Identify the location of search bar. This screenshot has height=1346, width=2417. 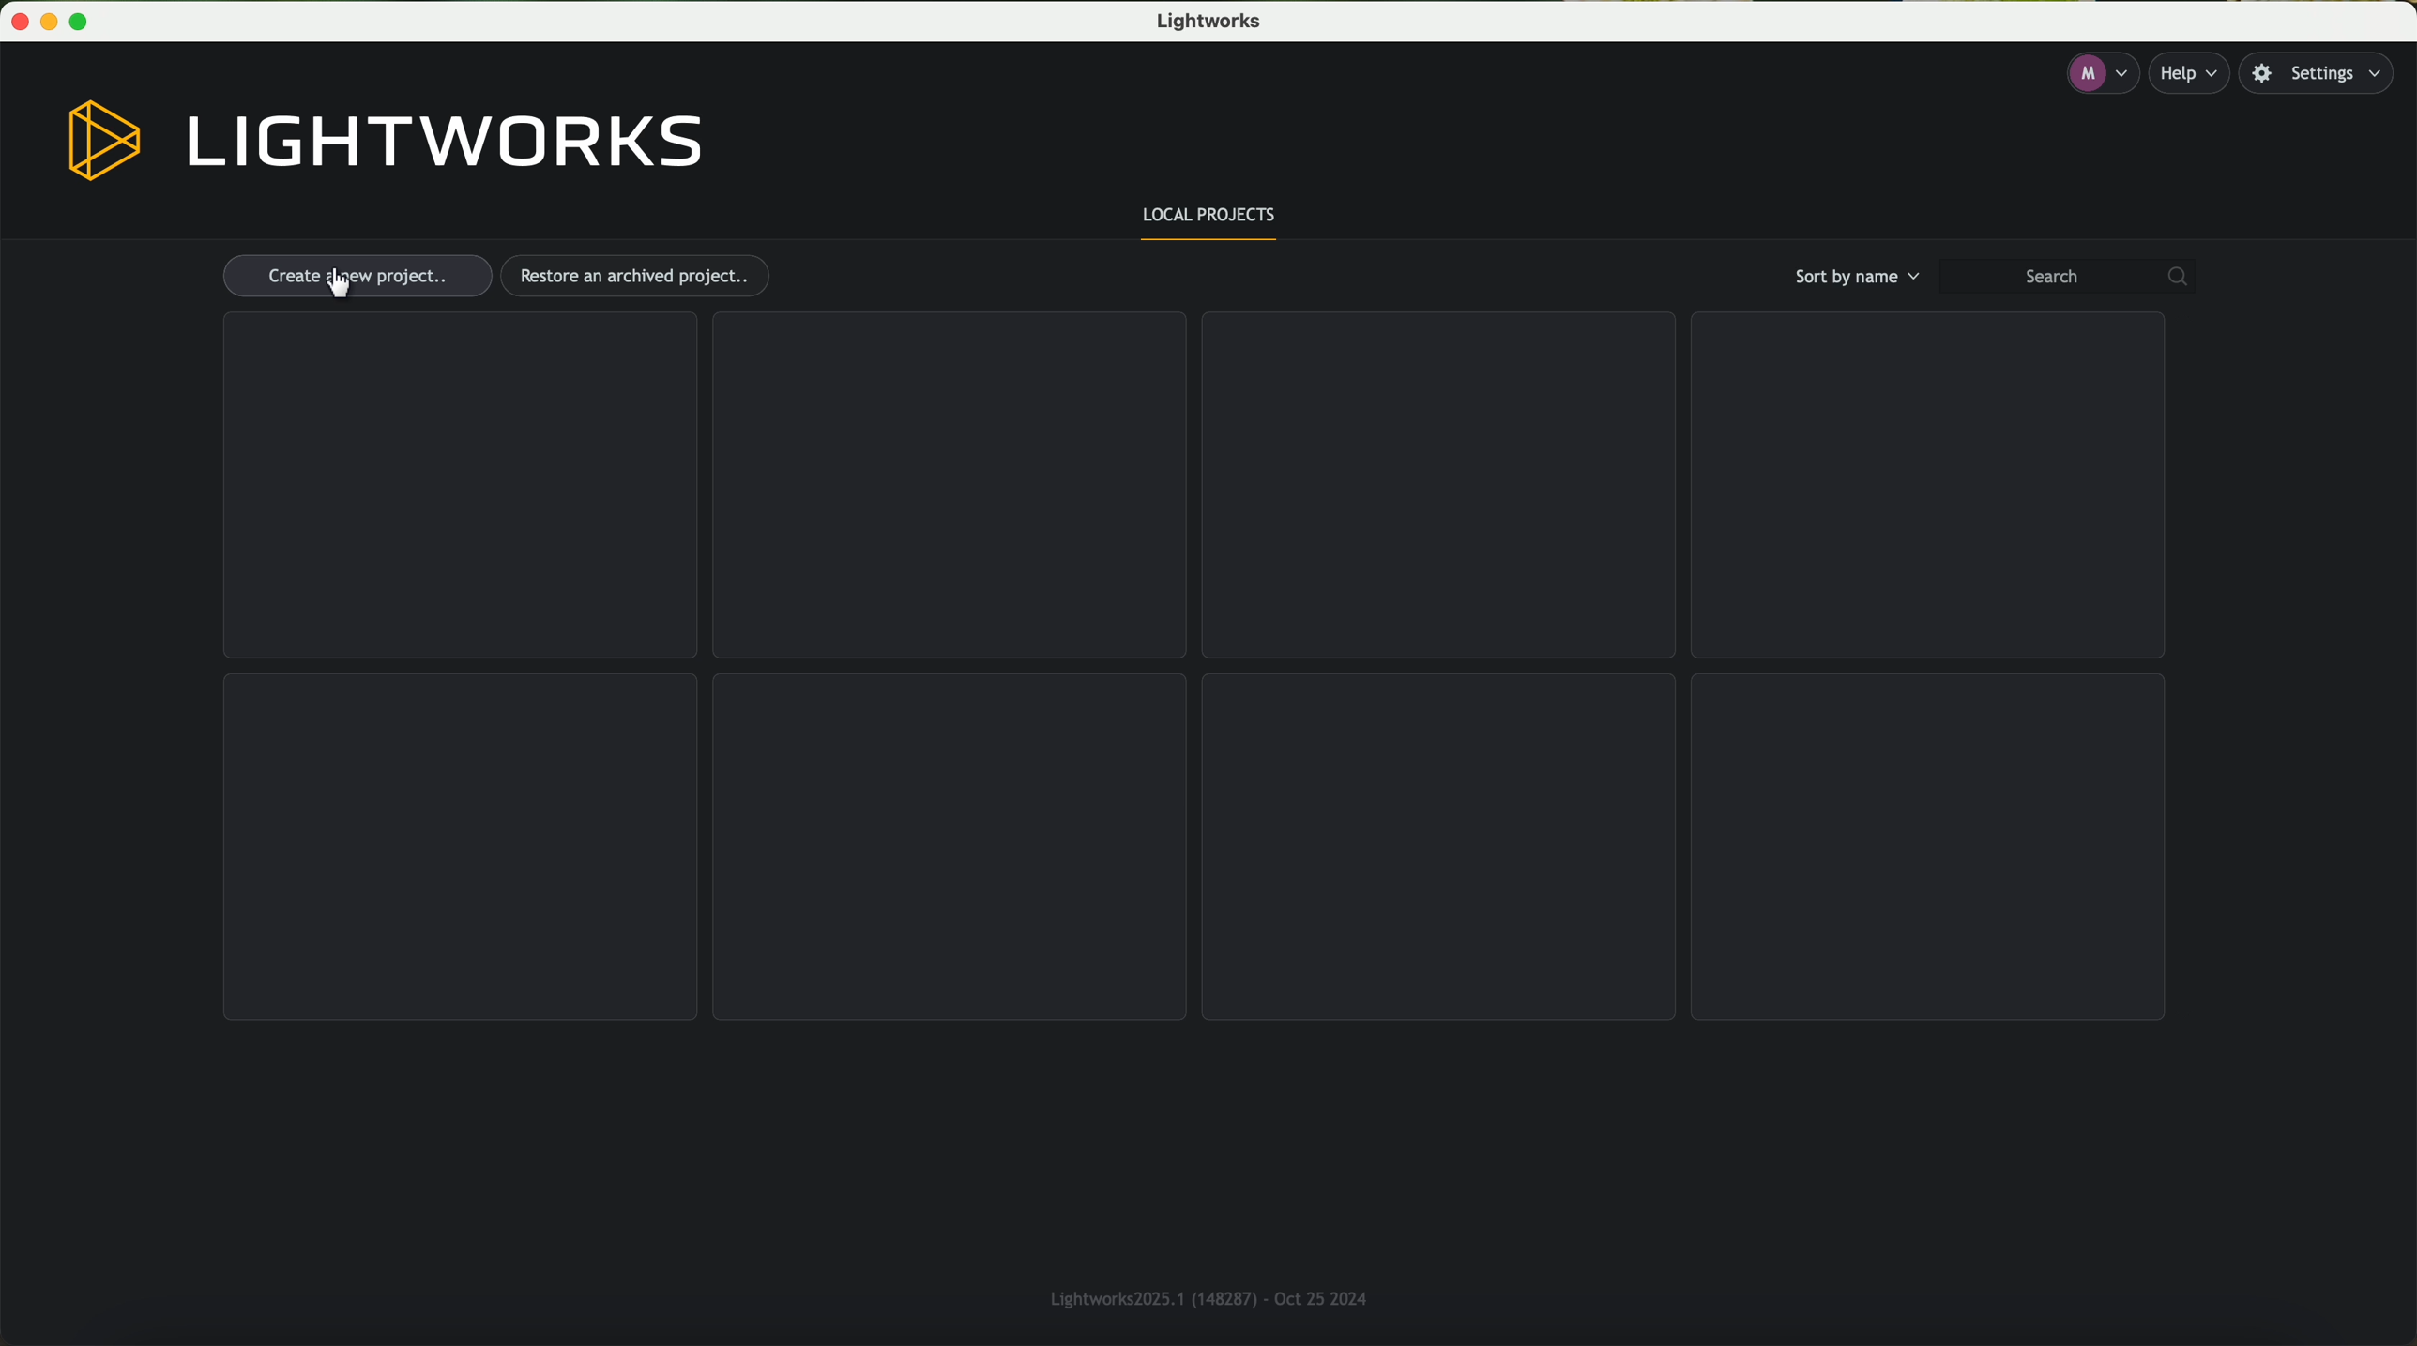
(2075, 277).